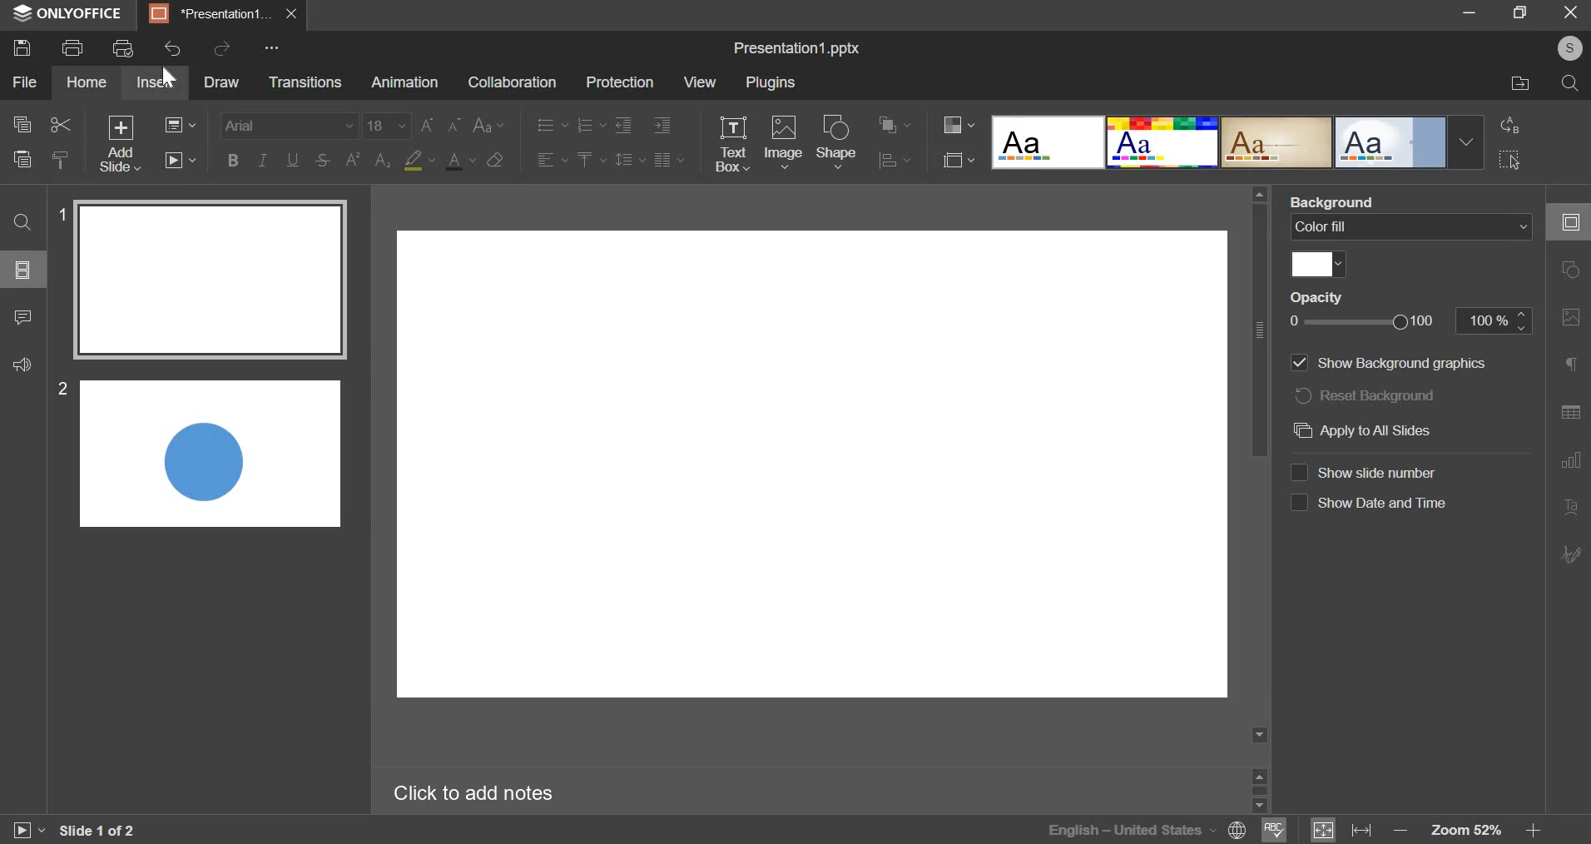 This screenshot has height=844, width=1591. I want to click on comment, so click(23, 316).